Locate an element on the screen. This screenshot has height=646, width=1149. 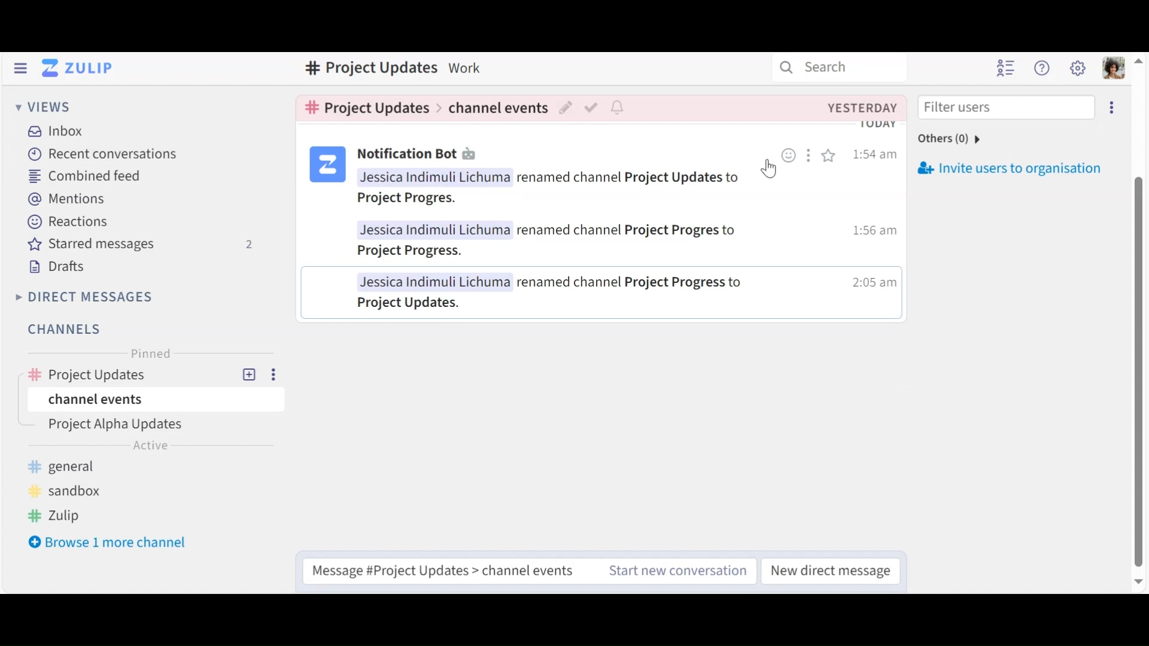
Channel events is located at coordinates (152, 400).